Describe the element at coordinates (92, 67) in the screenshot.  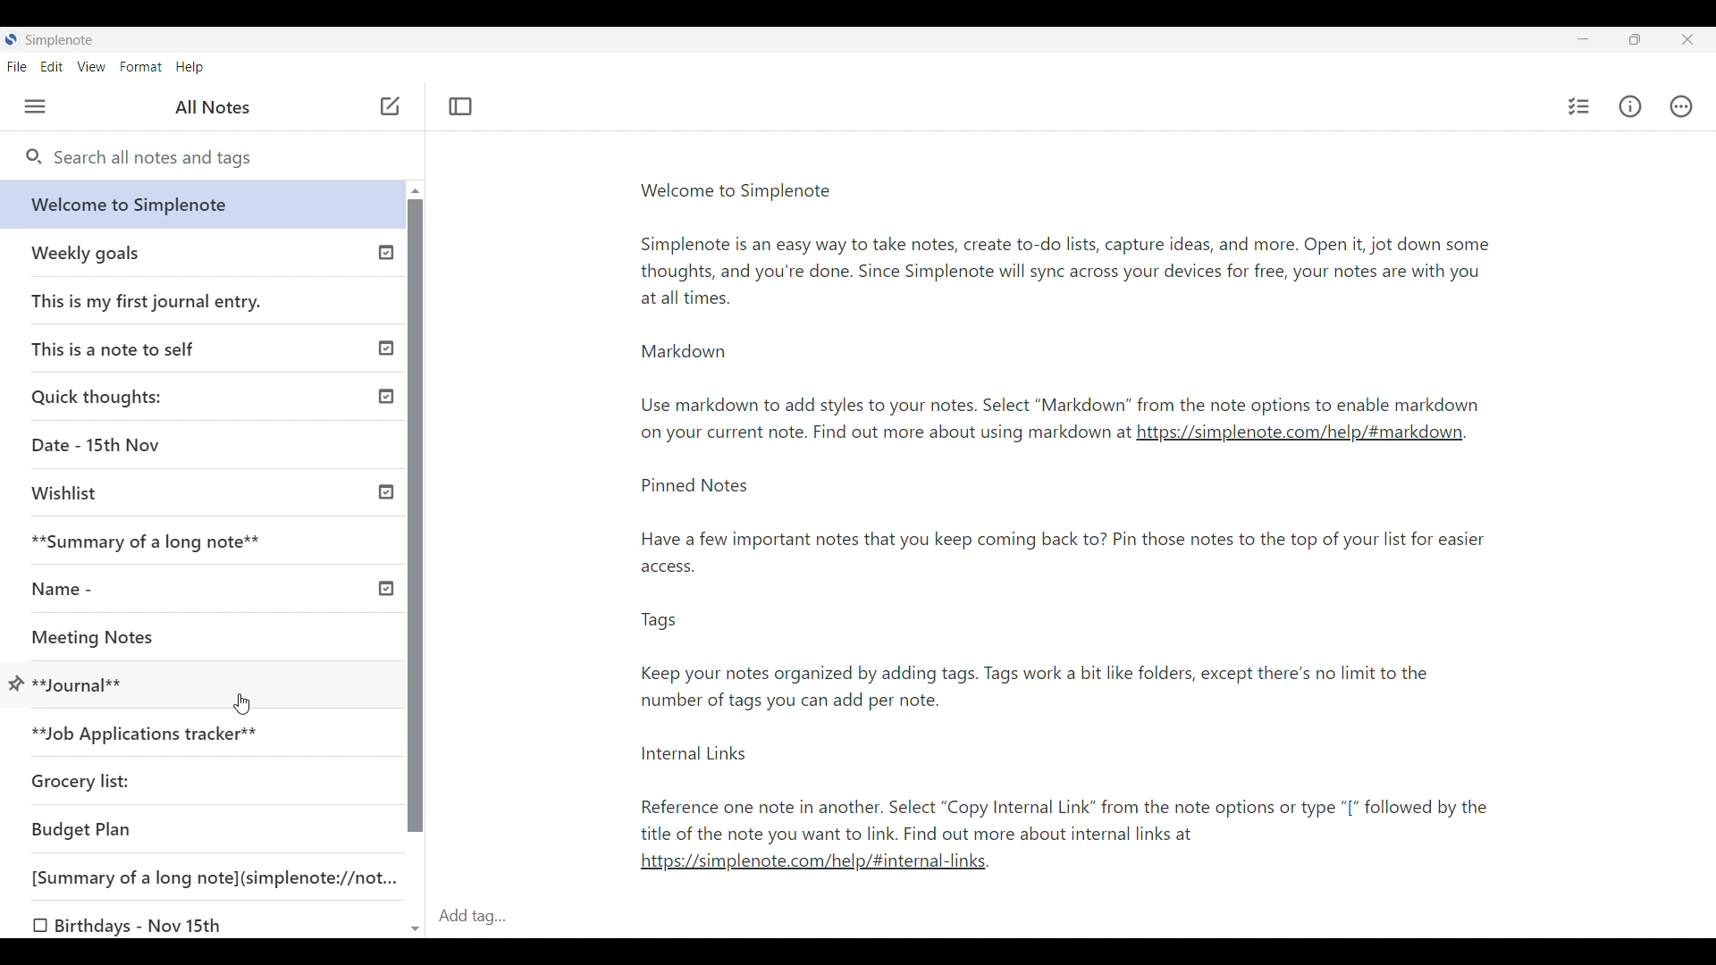
I see `View menu` at that location.